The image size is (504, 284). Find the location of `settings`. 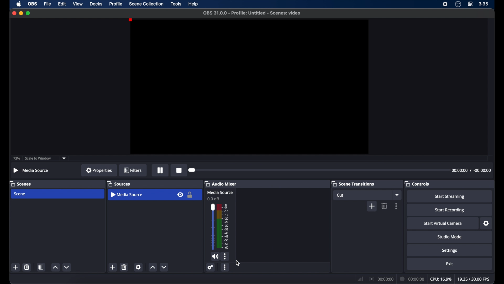

settings is located at coordinates (449, 251).